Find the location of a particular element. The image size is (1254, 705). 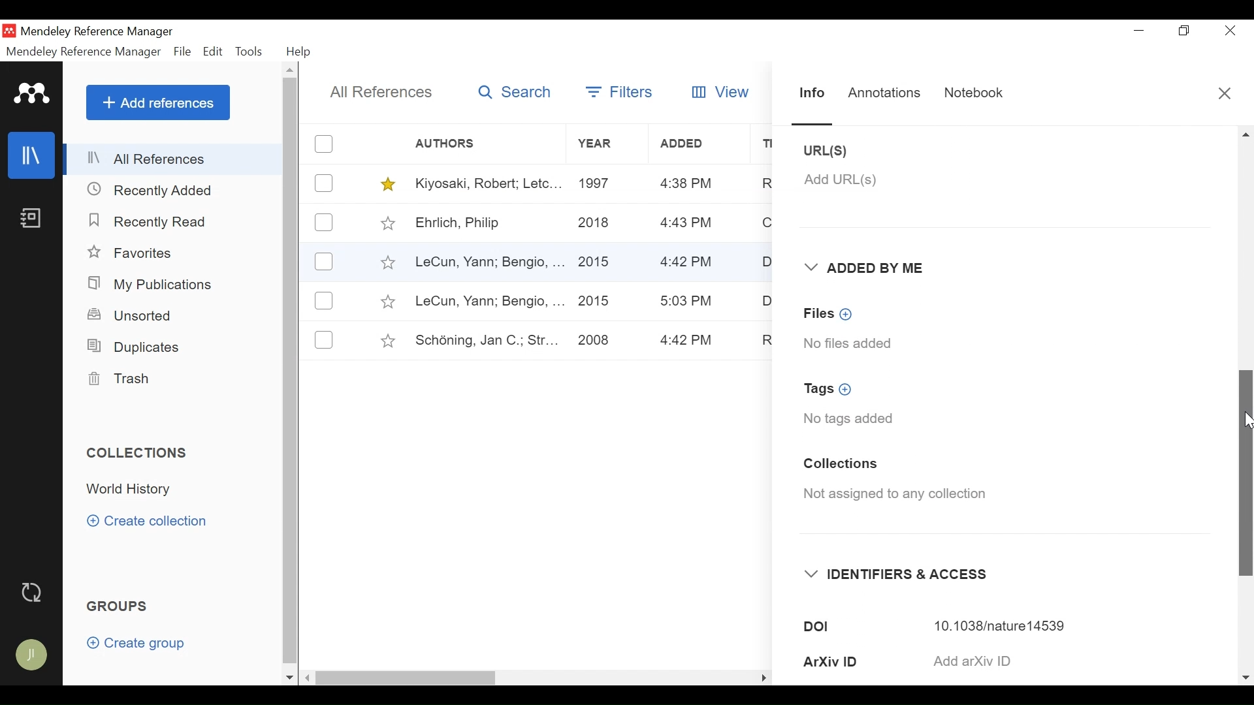

Added by Me is located at coordinates (869, 268).